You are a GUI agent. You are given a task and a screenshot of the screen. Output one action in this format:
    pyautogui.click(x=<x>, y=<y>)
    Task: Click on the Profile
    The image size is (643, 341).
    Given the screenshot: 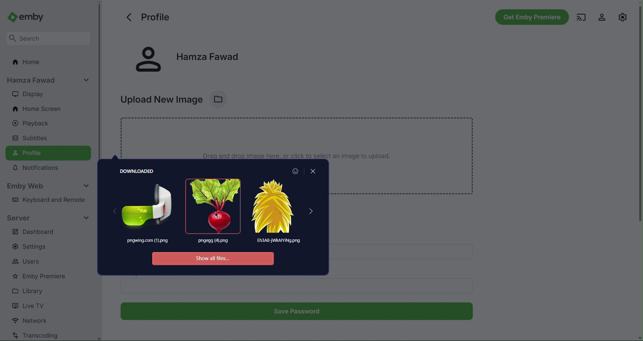 What is the action you would take?
    pyautogui.click(x=147, y=17)
    